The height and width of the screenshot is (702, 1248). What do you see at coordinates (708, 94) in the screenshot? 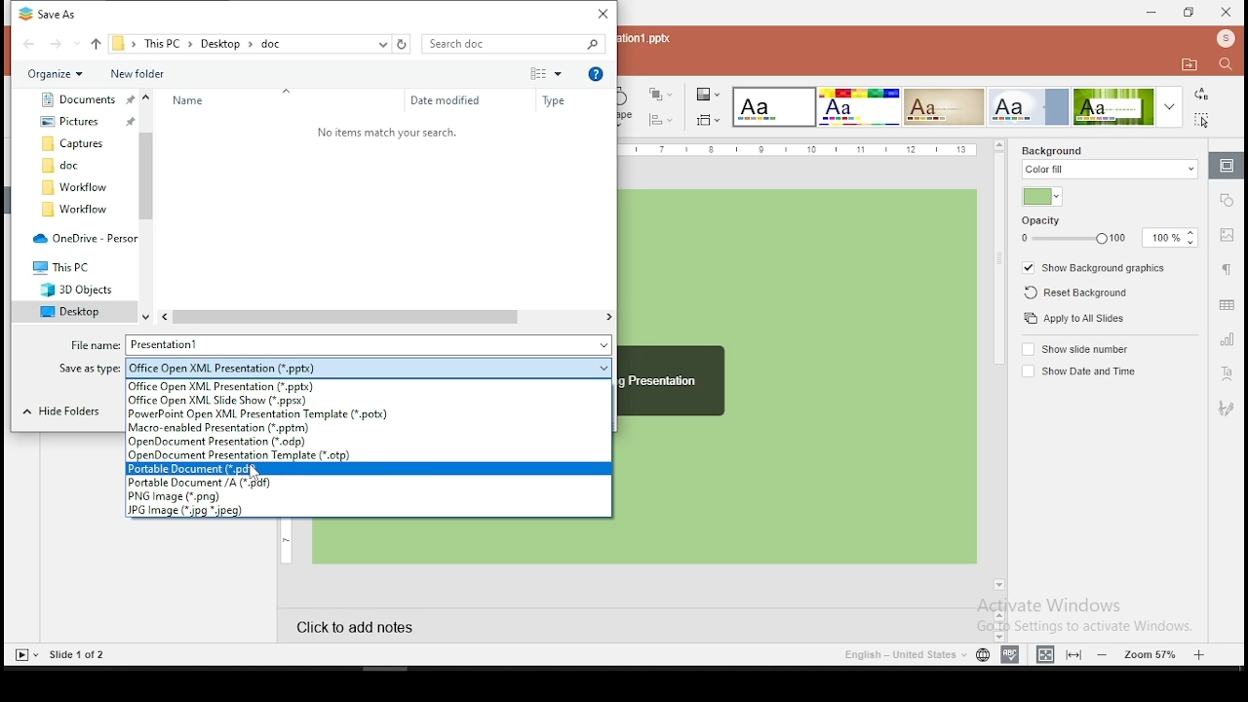
I see `change color theme` at bounding box center [708, 94].